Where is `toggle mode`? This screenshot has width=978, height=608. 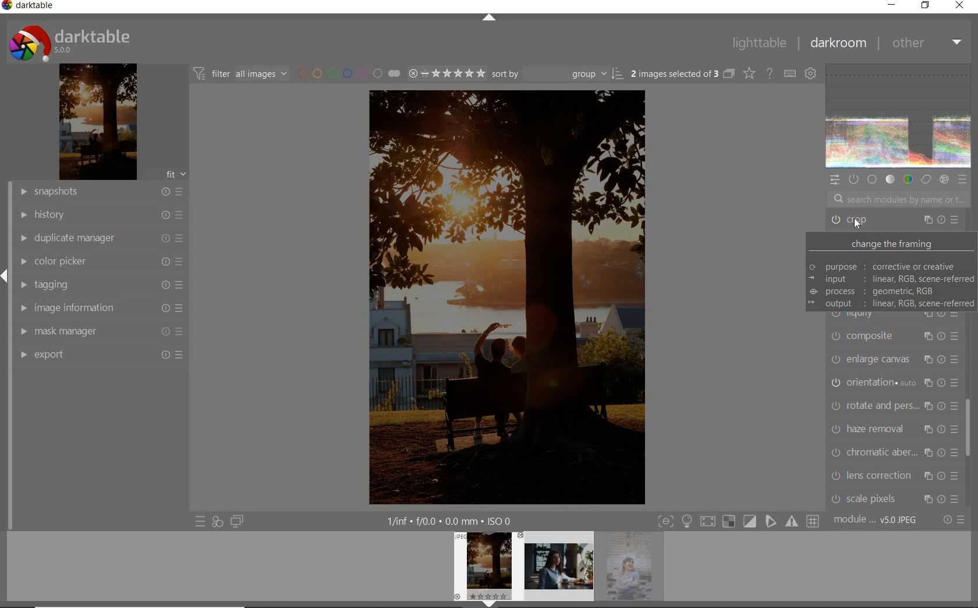 toggle mode is located at coordinates (739, 521).